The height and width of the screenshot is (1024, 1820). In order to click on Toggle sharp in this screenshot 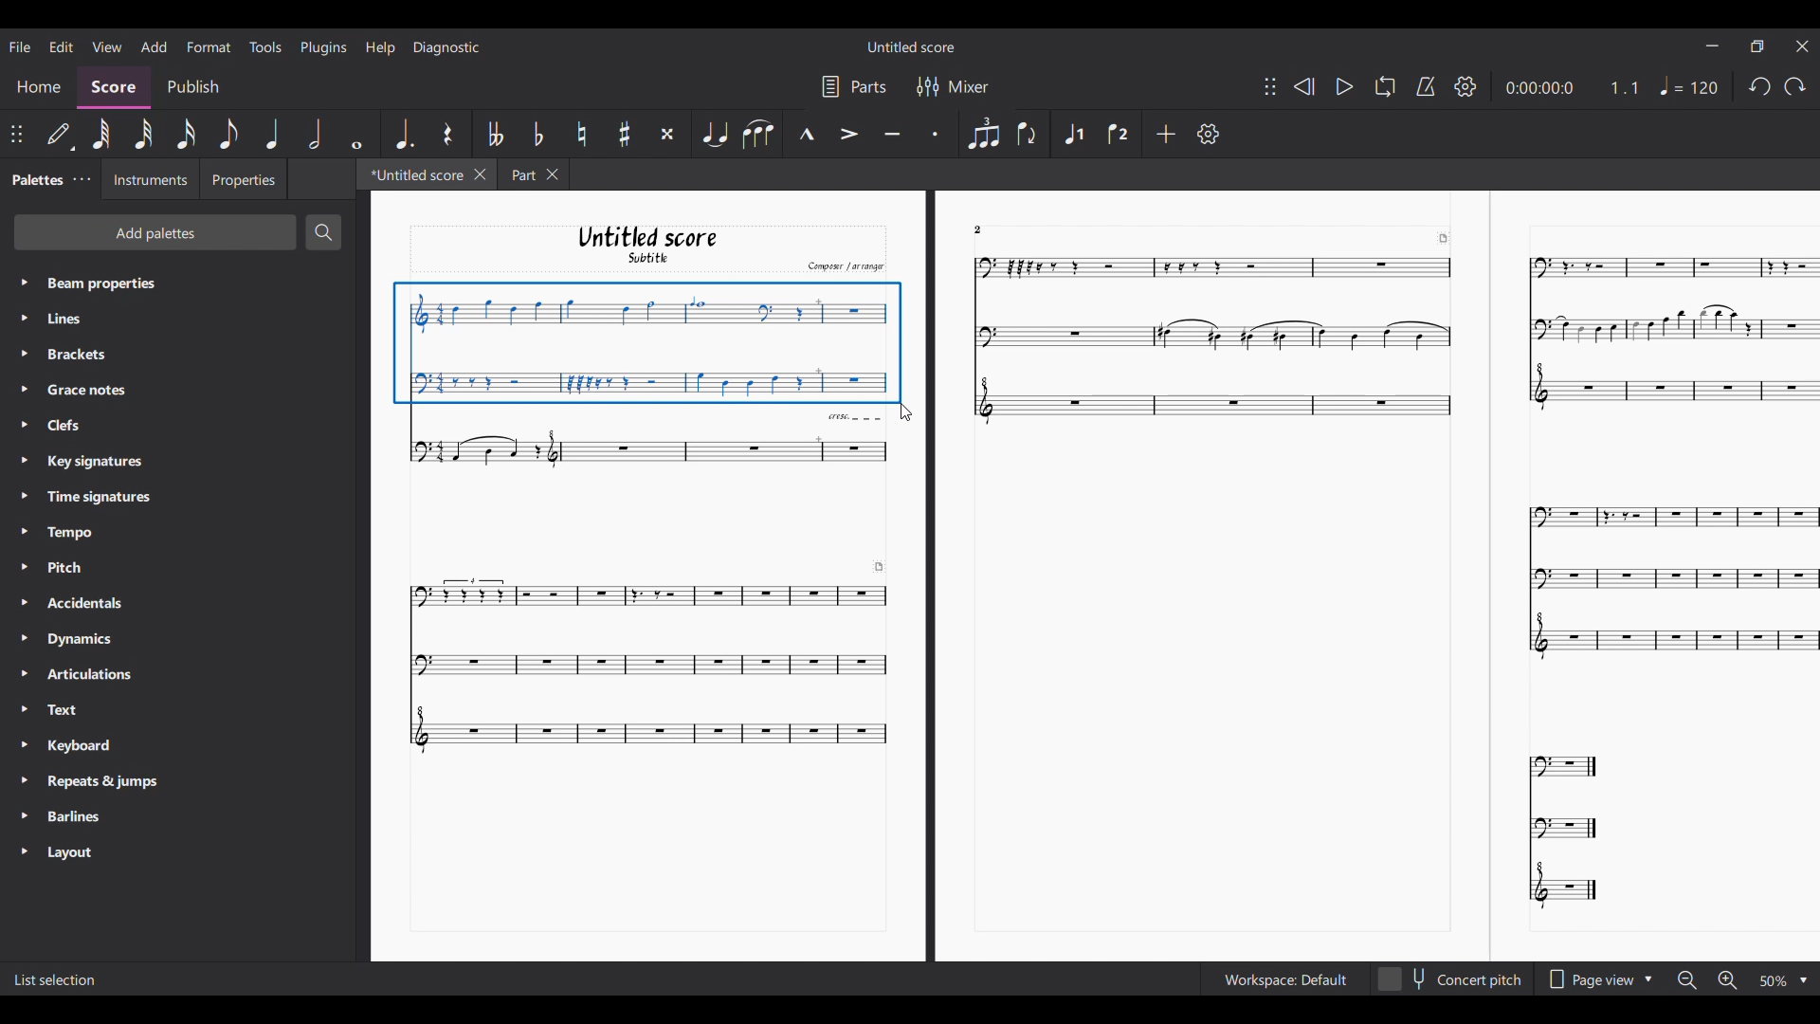, I will do `click(625, 134)`.